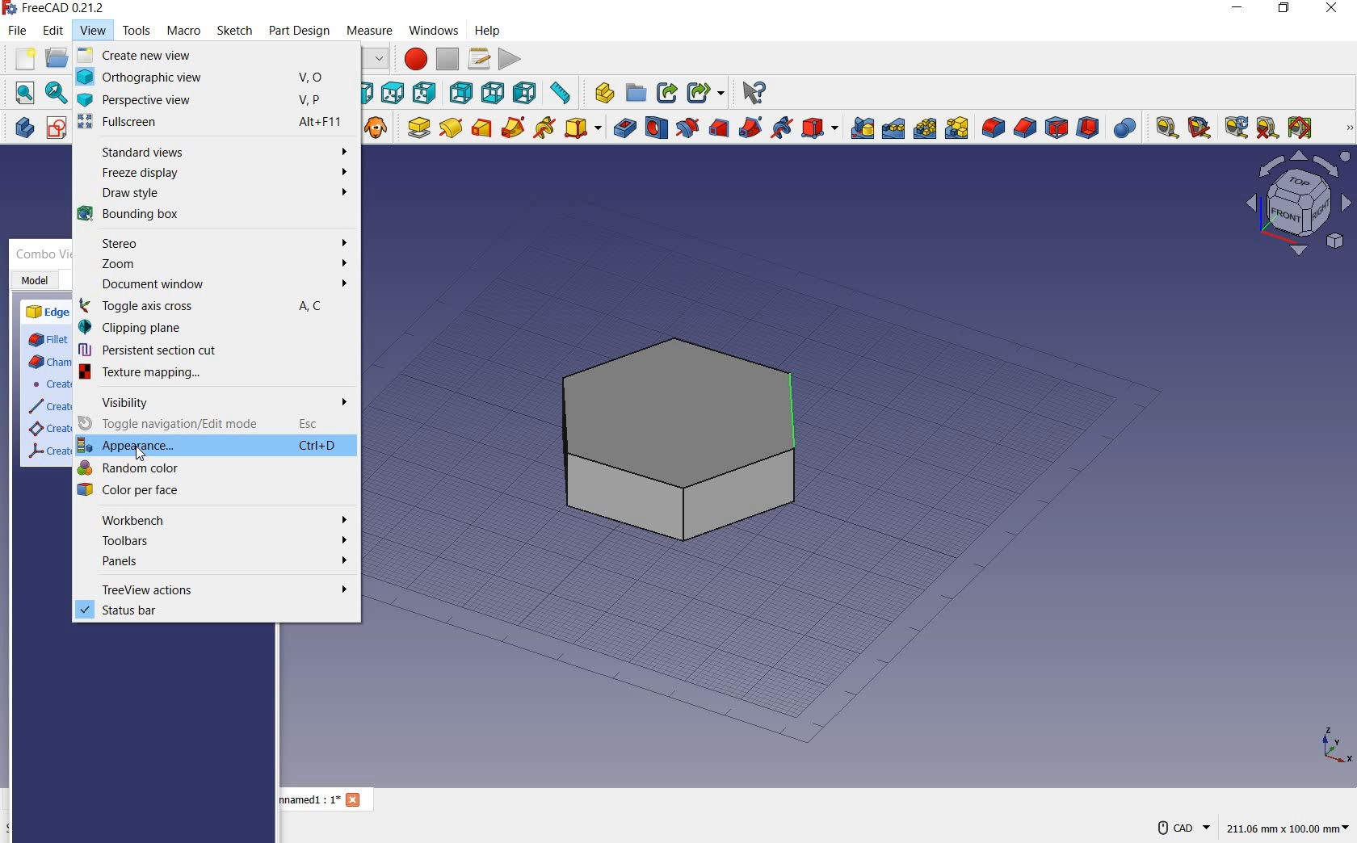  What do you see at coordinates (21, 125) in the screenshot?
I see `create body` at bounding box center [21, 125].